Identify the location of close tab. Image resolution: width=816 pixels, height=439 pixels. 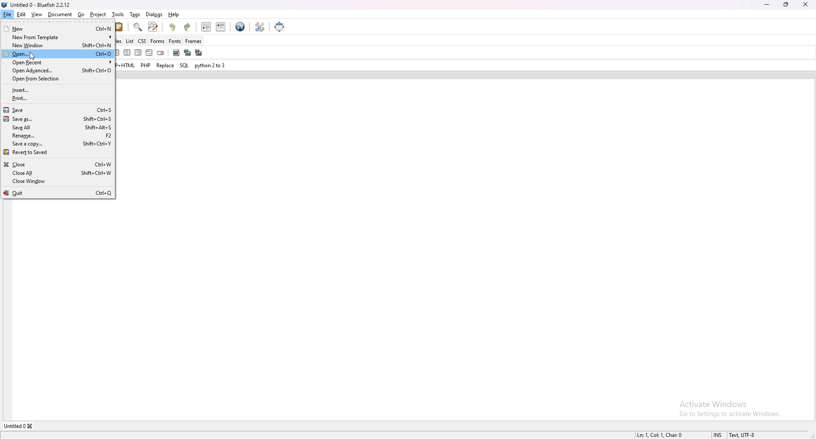
(31, 427).